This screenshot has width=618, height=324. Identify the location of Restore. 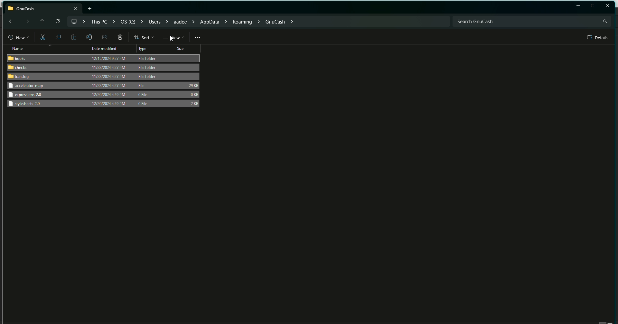
(593, 6).